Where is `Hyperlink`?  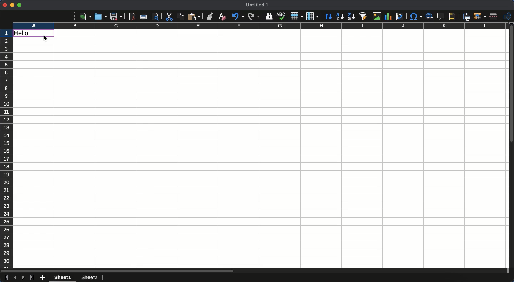 Hyperlink is located at coordinates (430, 16).